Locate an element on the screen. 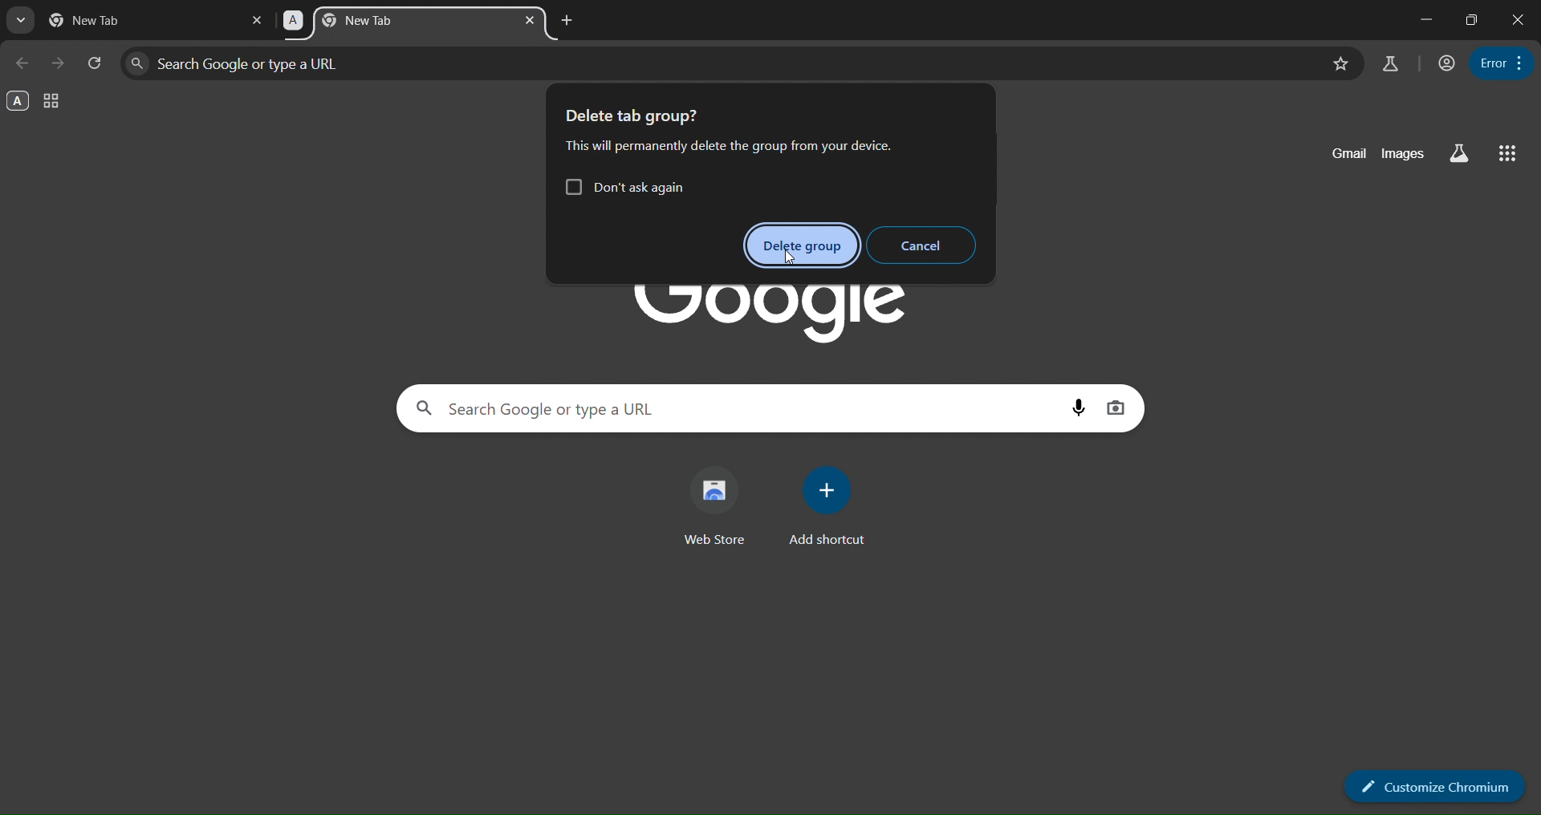  customize chromium is located at coordinates (1436, 786).